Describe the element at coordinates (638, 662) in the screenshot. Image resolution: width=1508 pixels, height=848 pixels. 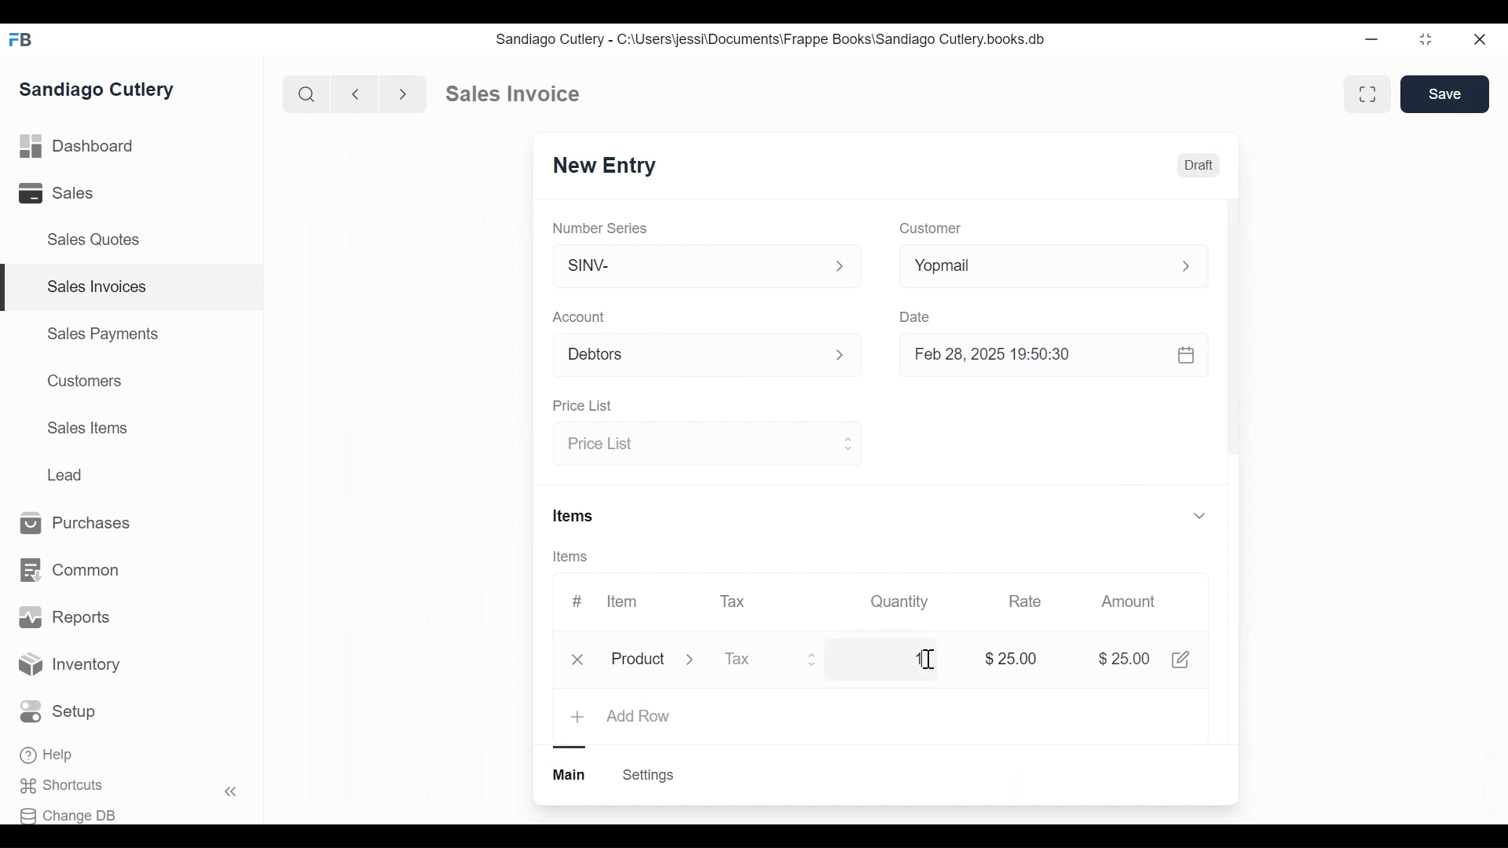
I see `product` at that location.